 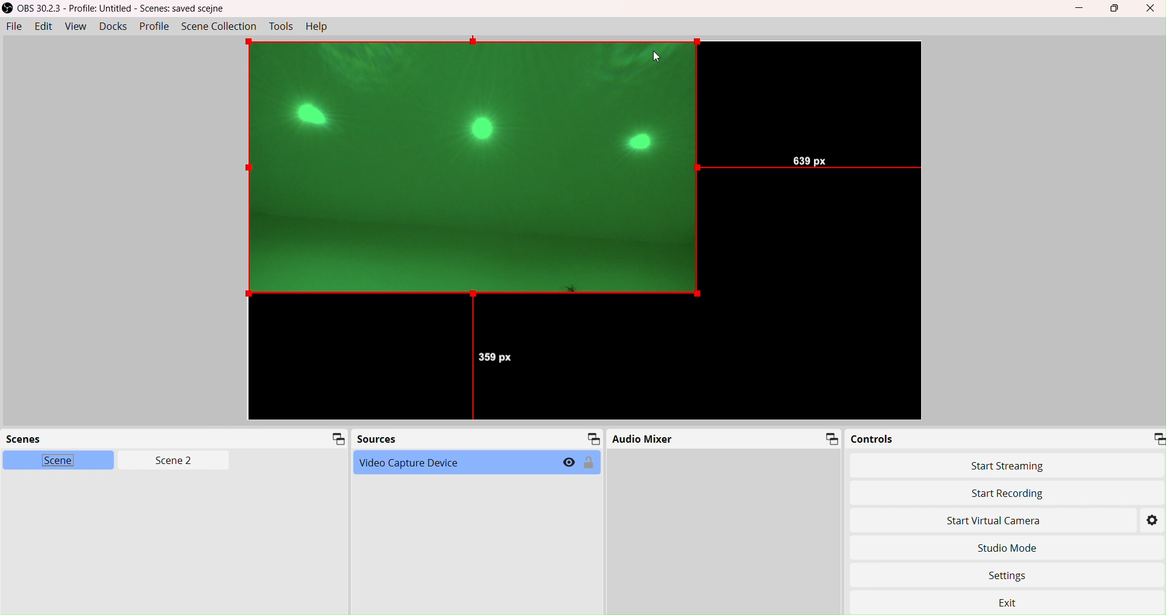 What do you see at coordinates (1002, 520) in the screenshot?
I see `Start Virtual Camera` at bounding box center [1002, 520].